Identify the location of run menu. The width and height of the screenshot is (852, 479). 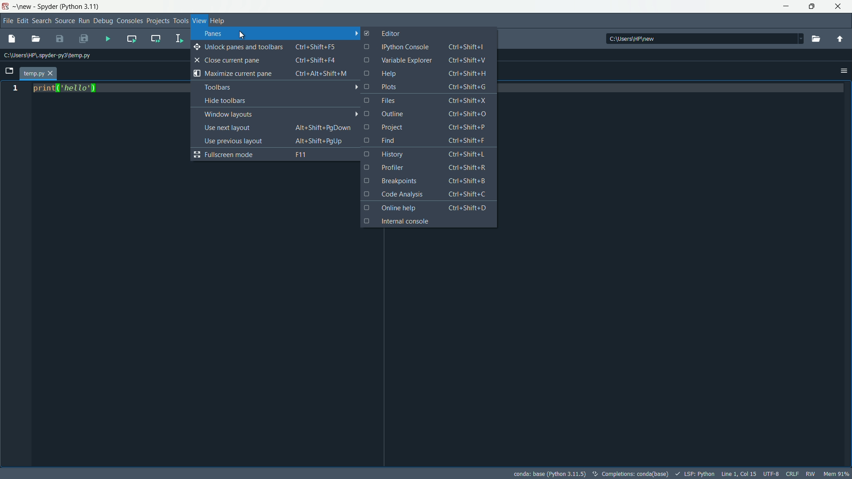
(84, 21).